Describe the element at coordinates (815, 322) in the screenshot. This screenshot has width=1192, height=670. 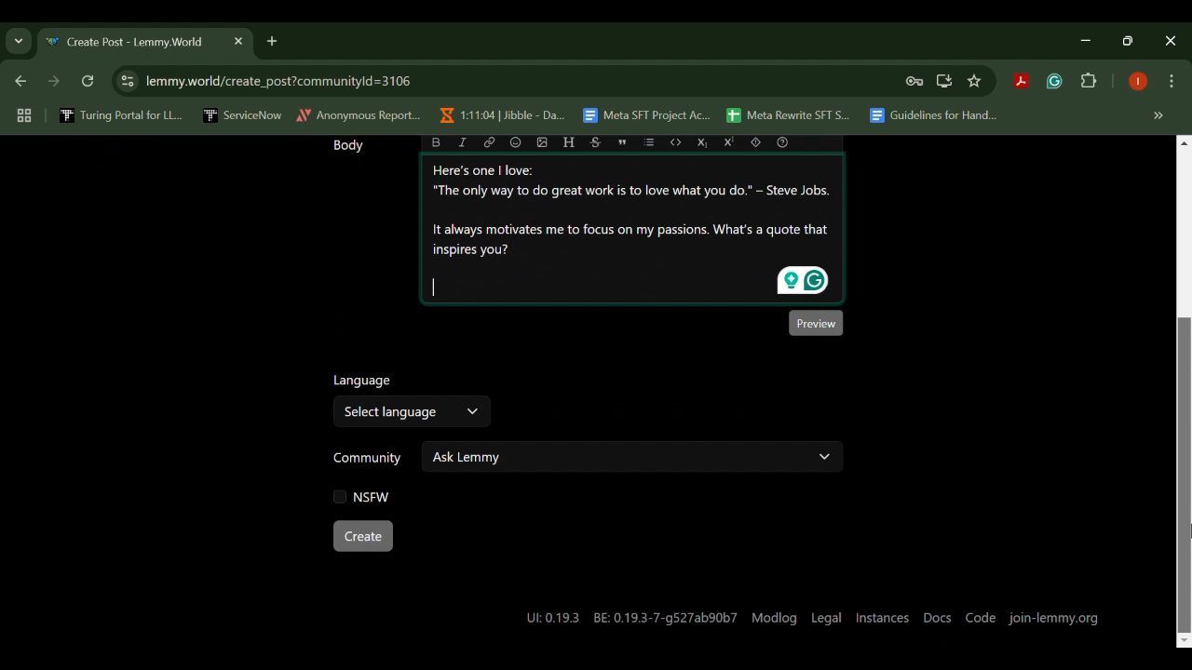
I see `Preview` at that location.